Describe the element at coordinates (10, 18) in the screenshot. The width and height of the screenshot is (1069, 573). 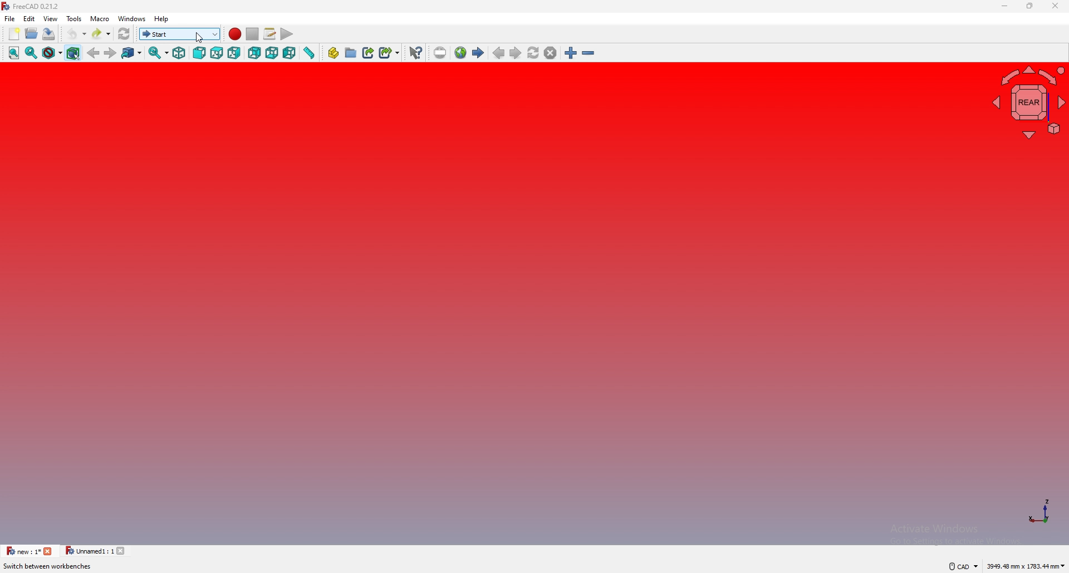
I see `file` at that location.